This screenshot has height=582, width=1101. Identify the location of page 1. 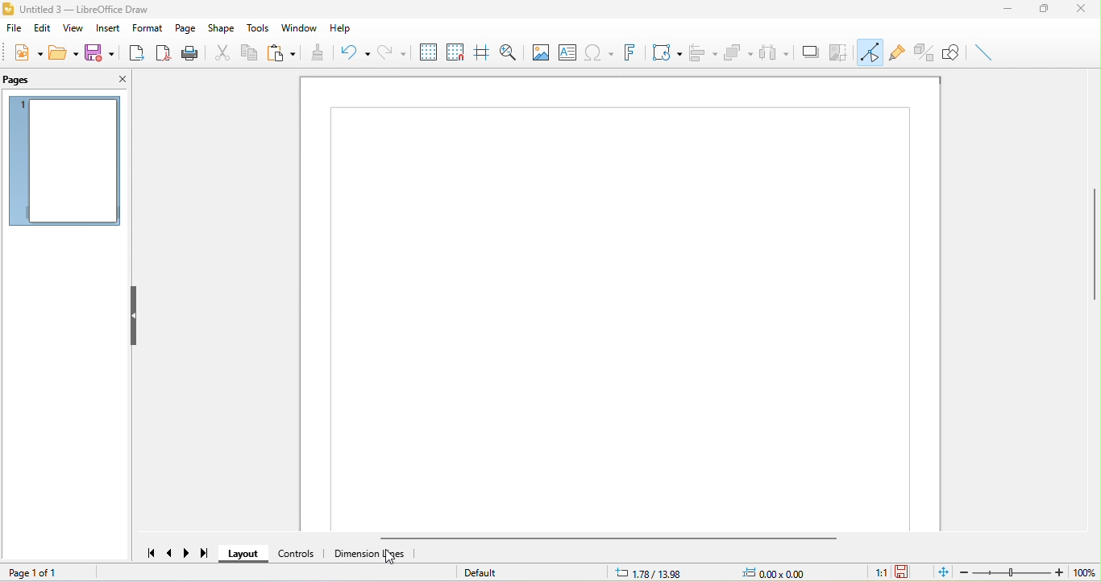
(69, 162).